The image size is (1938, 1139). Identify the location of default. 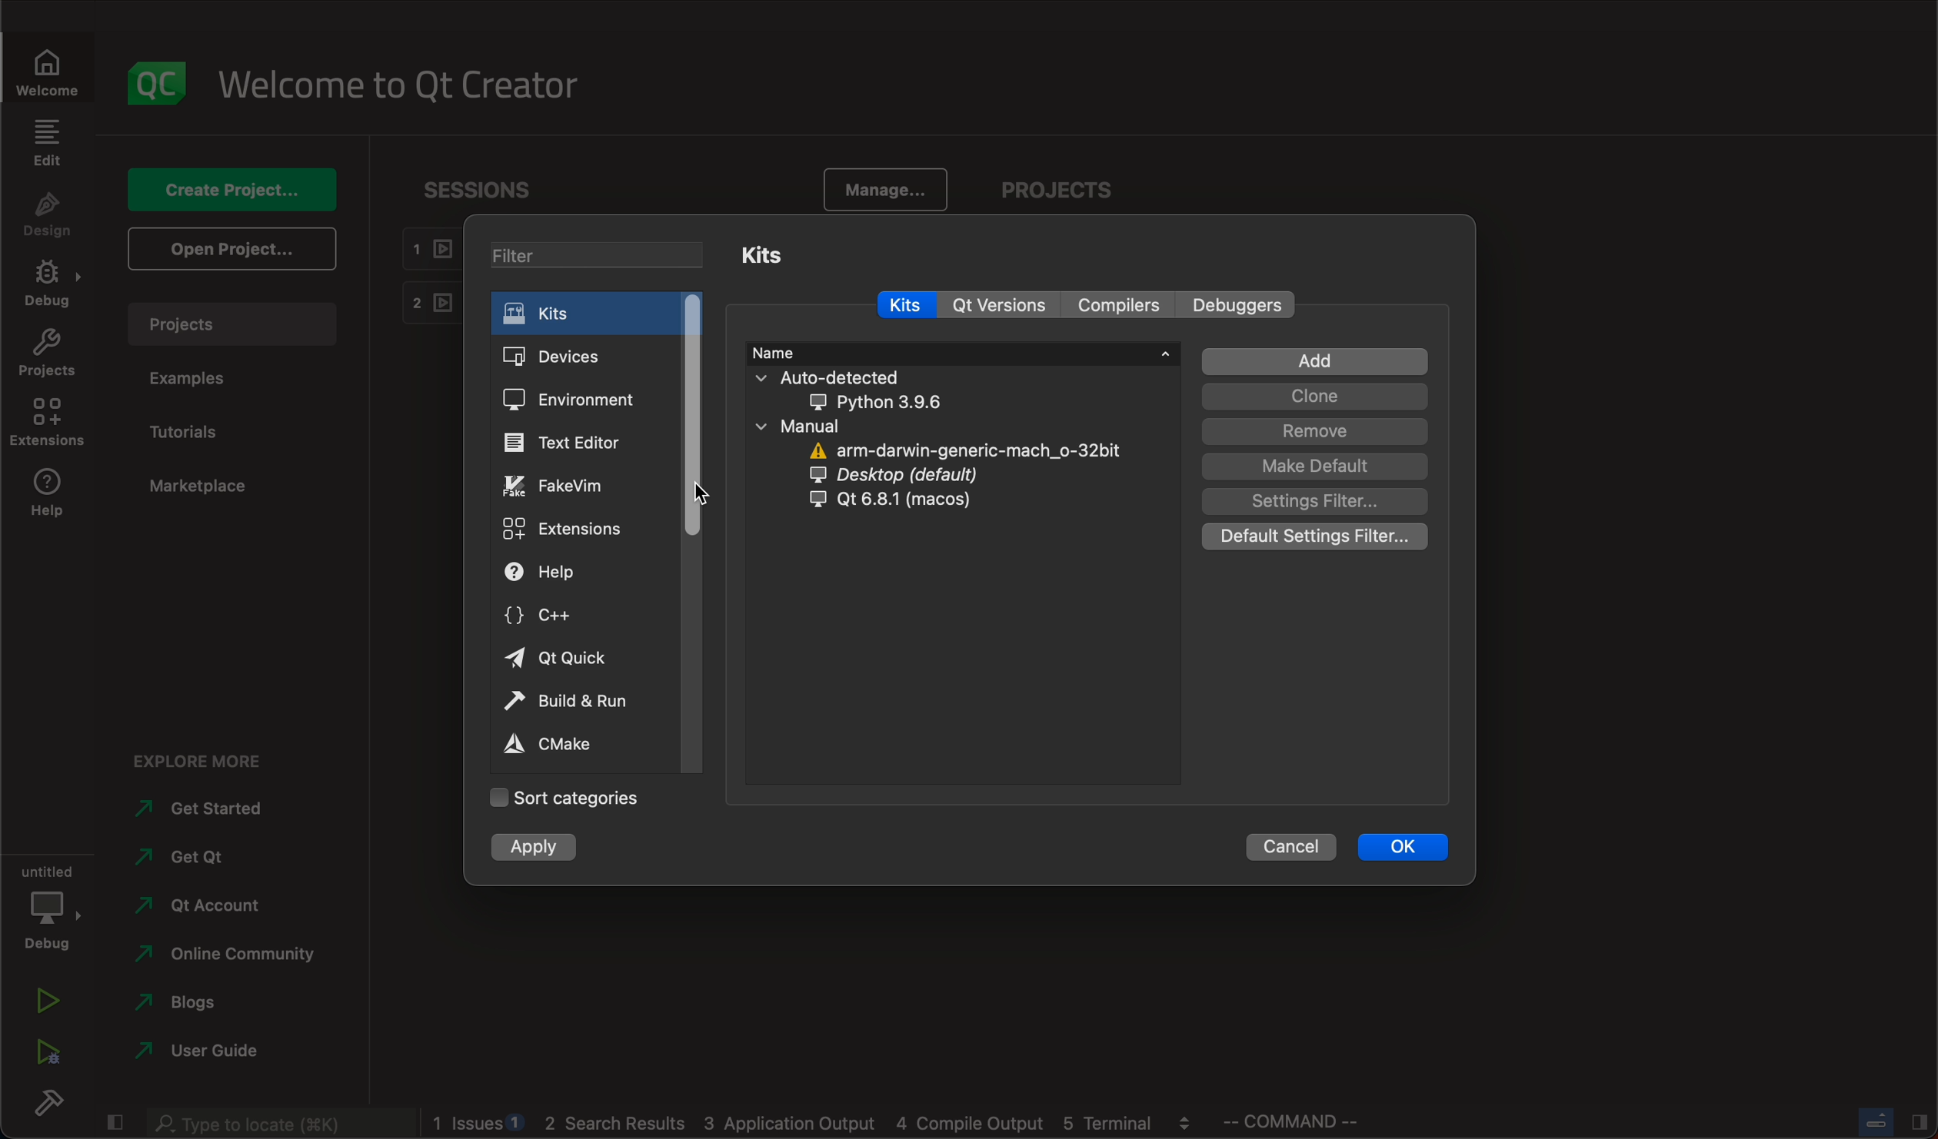
(1315, 467).